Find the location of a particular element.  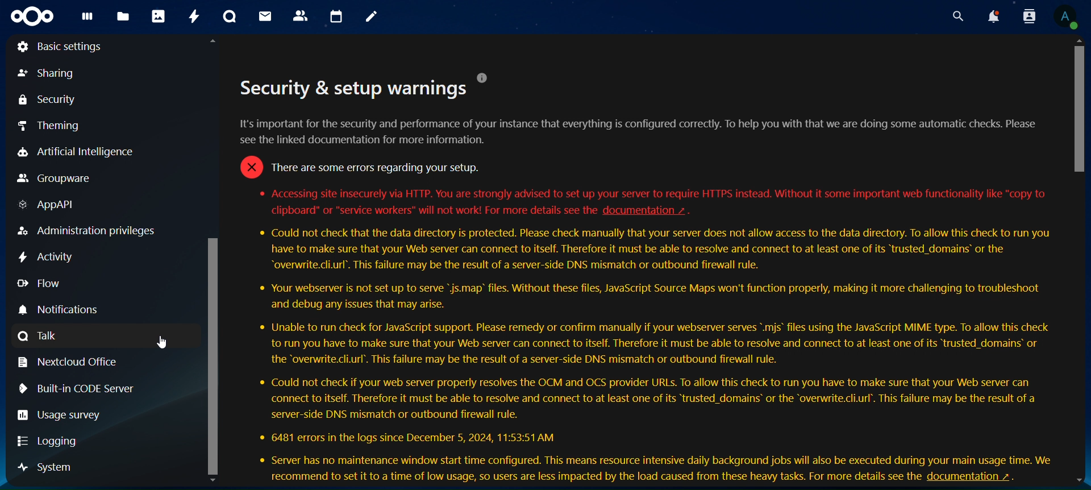

dashboard is located at coordinates (89, 19).